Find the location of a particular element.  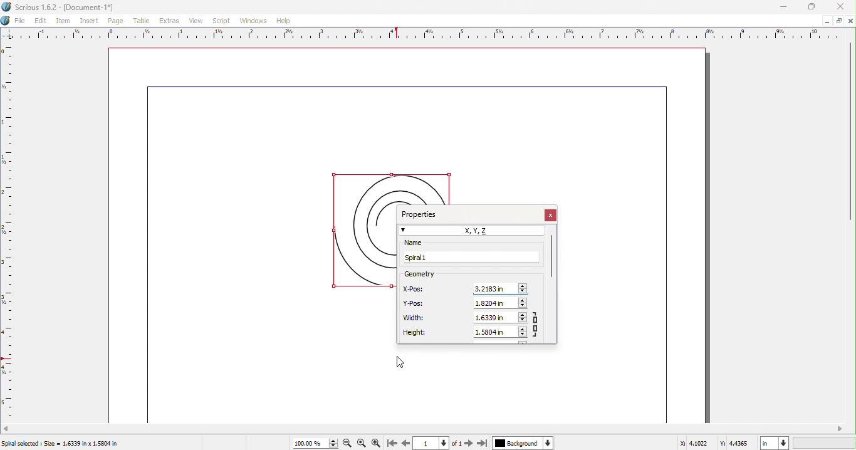

Y-pos is located at coordinates (415, 303).